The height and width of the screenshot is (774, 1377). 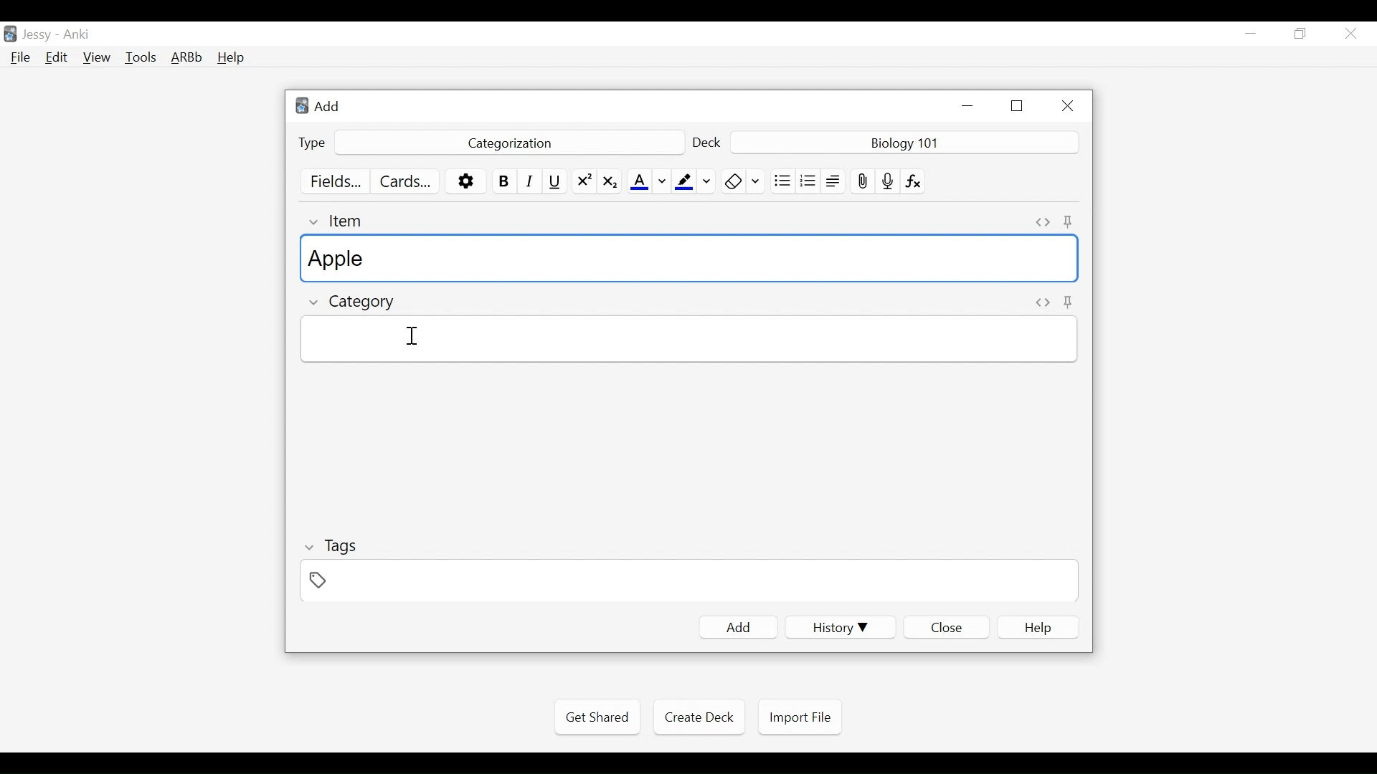 I want to click on Close, so click(x=1350, y=34).